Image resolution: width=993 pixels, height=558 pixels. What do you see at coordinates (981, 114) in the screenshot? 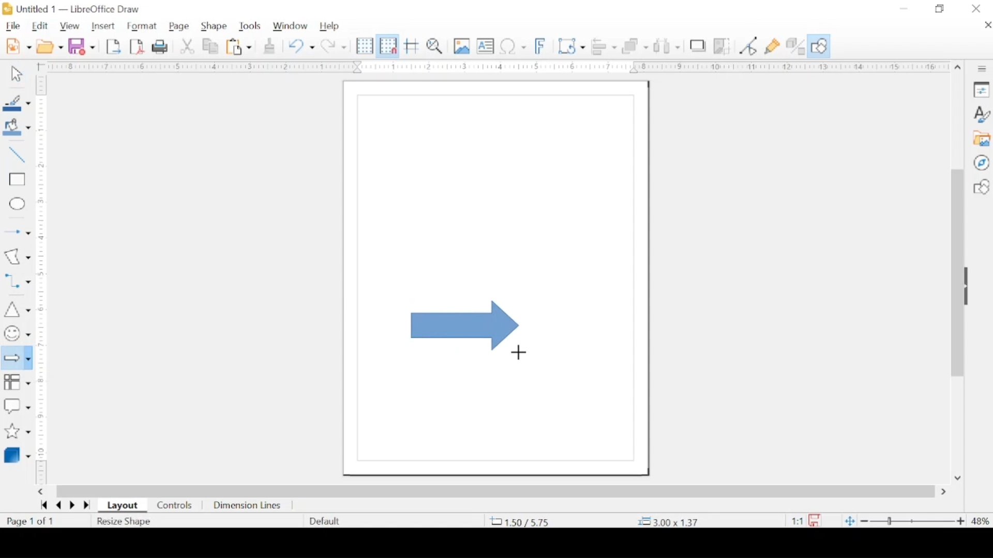
I see `styles` at bounding box center [981, 114].